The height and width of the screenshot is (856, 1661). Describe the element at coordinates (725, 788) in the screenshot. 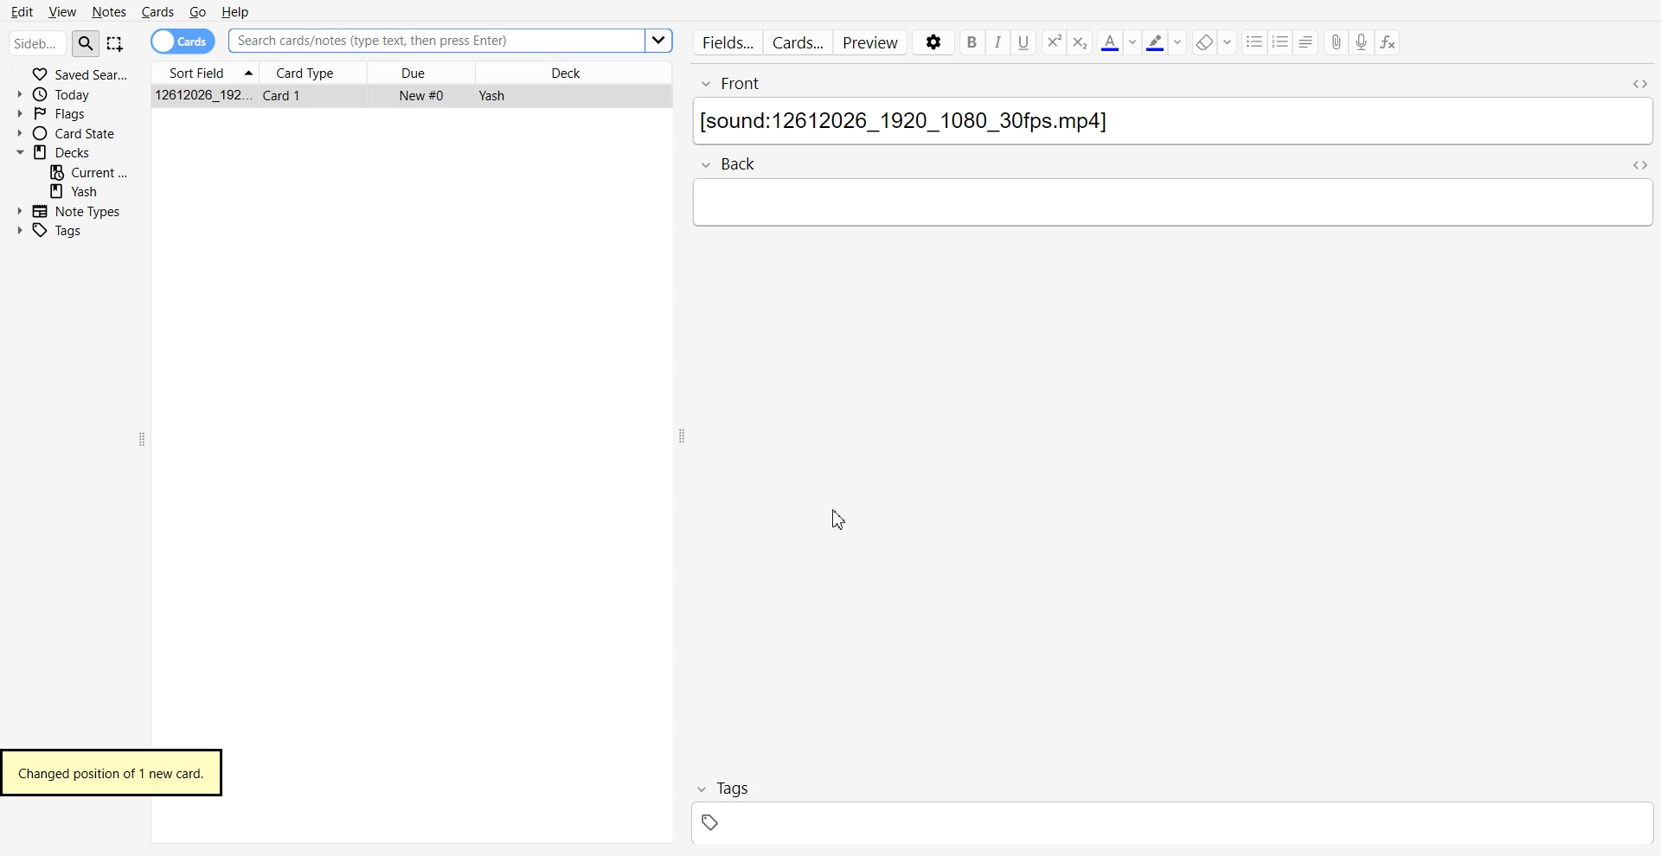

I see `Tag` at that location.